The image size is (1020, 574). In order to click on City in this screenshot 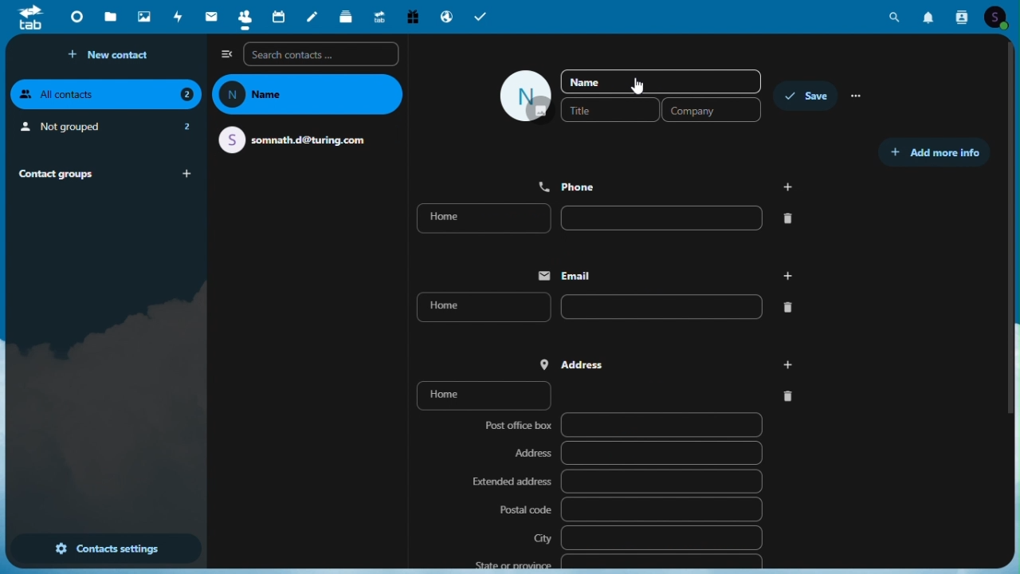, I will do `click(647, 537)`.